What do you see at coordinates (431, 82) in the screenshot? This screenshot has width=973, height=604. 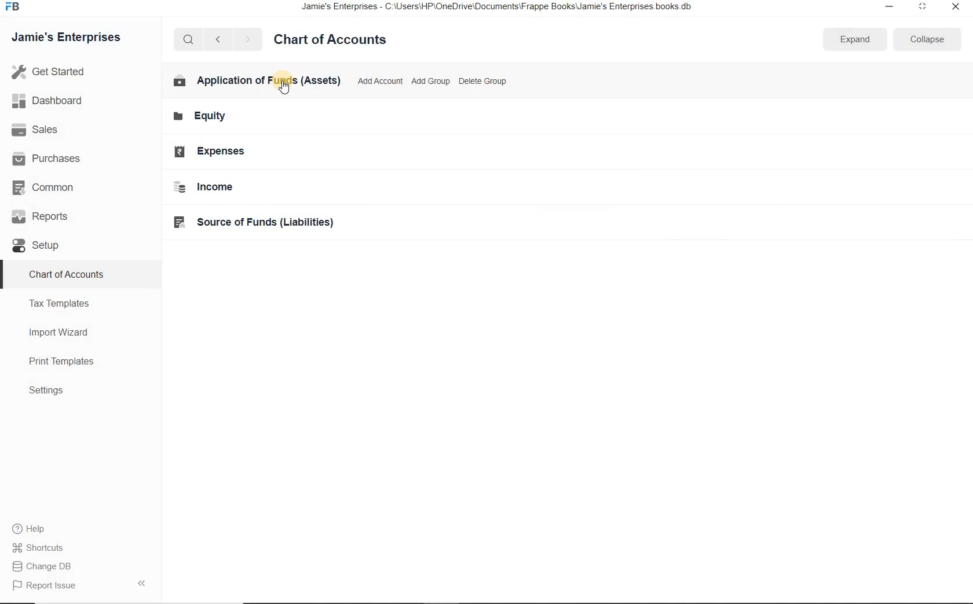 I see `Add Group` at bounding box center [431, 82].